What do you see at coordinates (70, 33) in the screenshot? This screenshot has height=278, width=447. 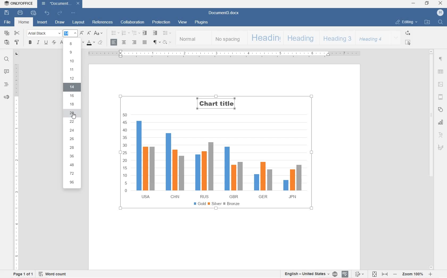 I see `FONT SIZE` at bounding box center [70, 33].